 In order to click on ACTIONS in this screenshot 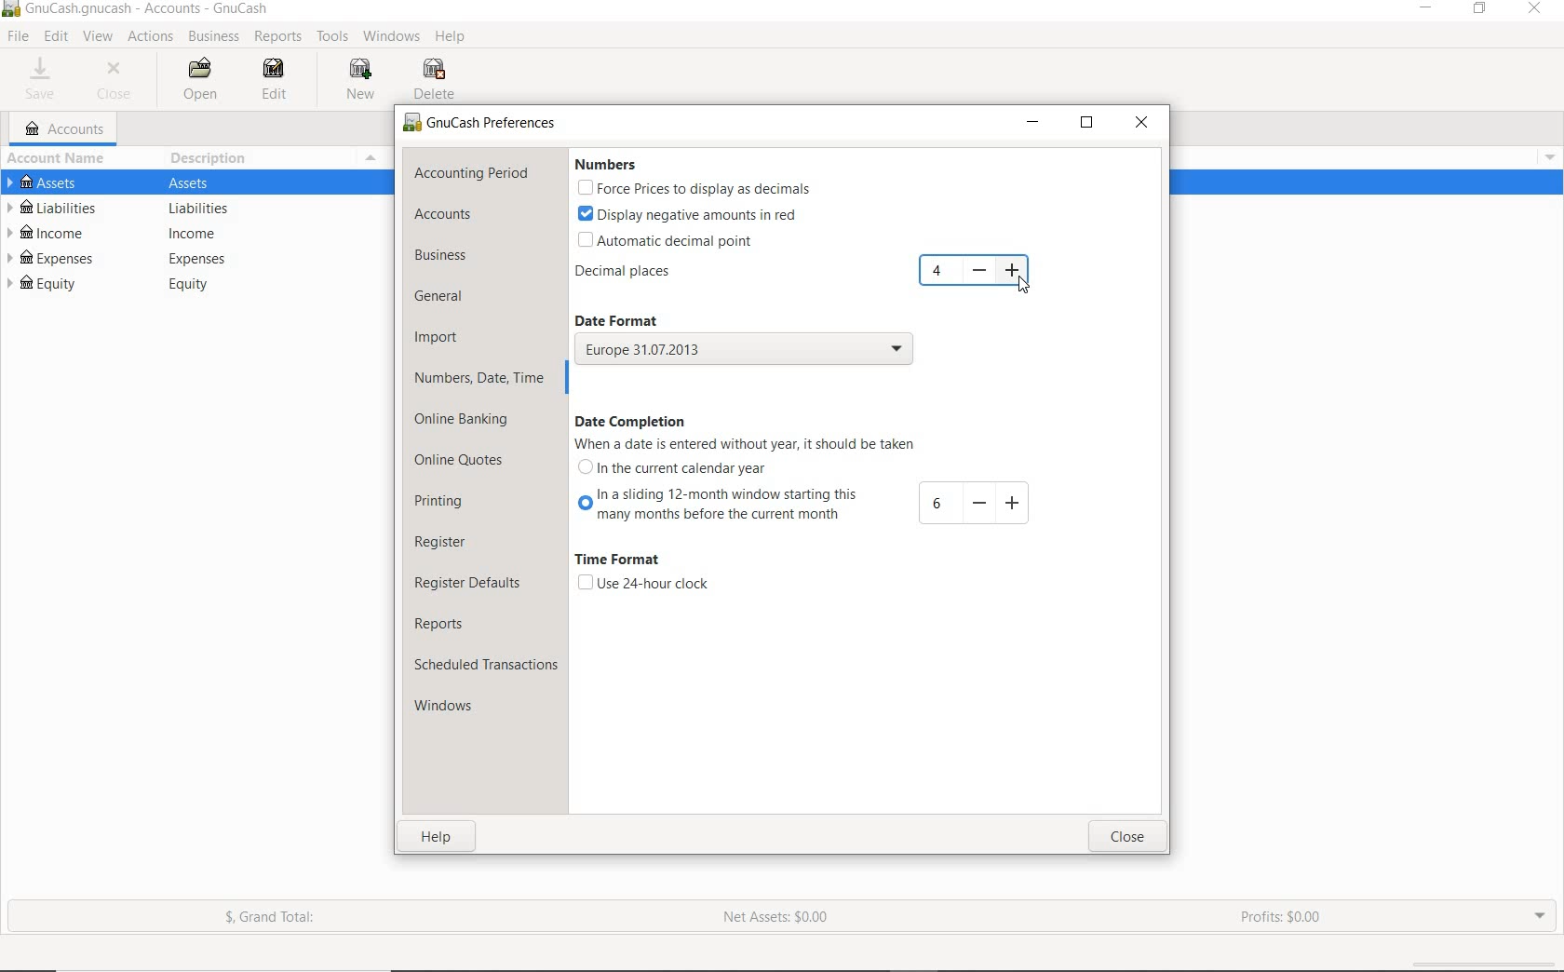, I will do `click(152, 36)`.